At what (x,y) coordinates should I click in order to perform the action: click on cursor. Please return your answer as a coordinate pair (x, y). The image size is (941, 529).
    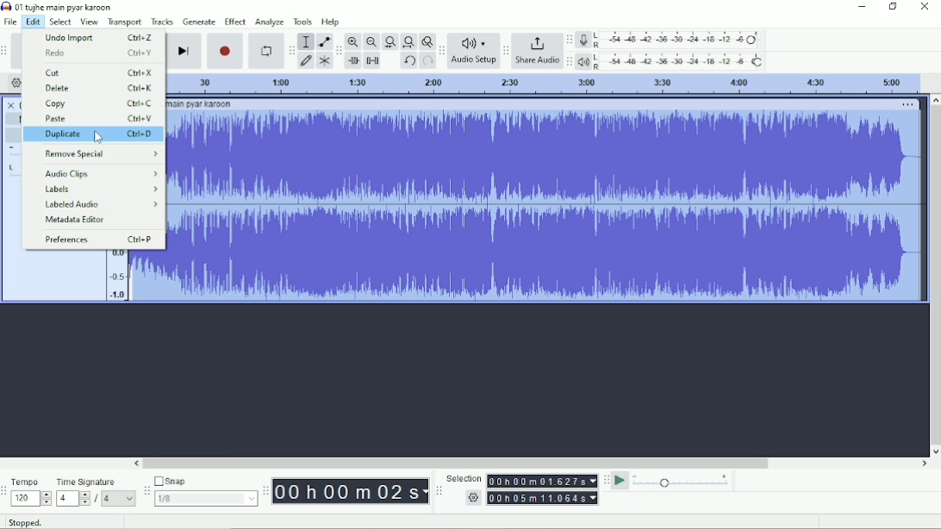
    Looking at the image, I should click on (100, 139).